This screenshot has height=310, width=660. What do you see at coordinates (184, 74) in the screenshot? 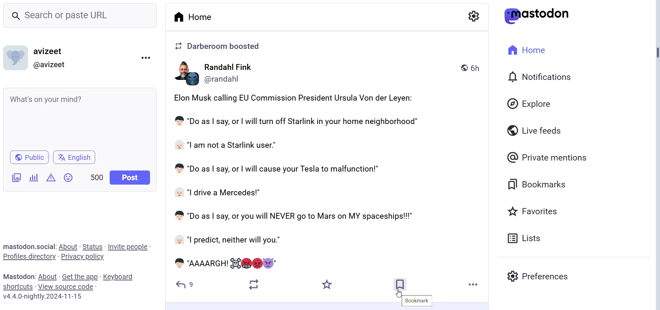
I see `PS` at bounding box center [184, 74].